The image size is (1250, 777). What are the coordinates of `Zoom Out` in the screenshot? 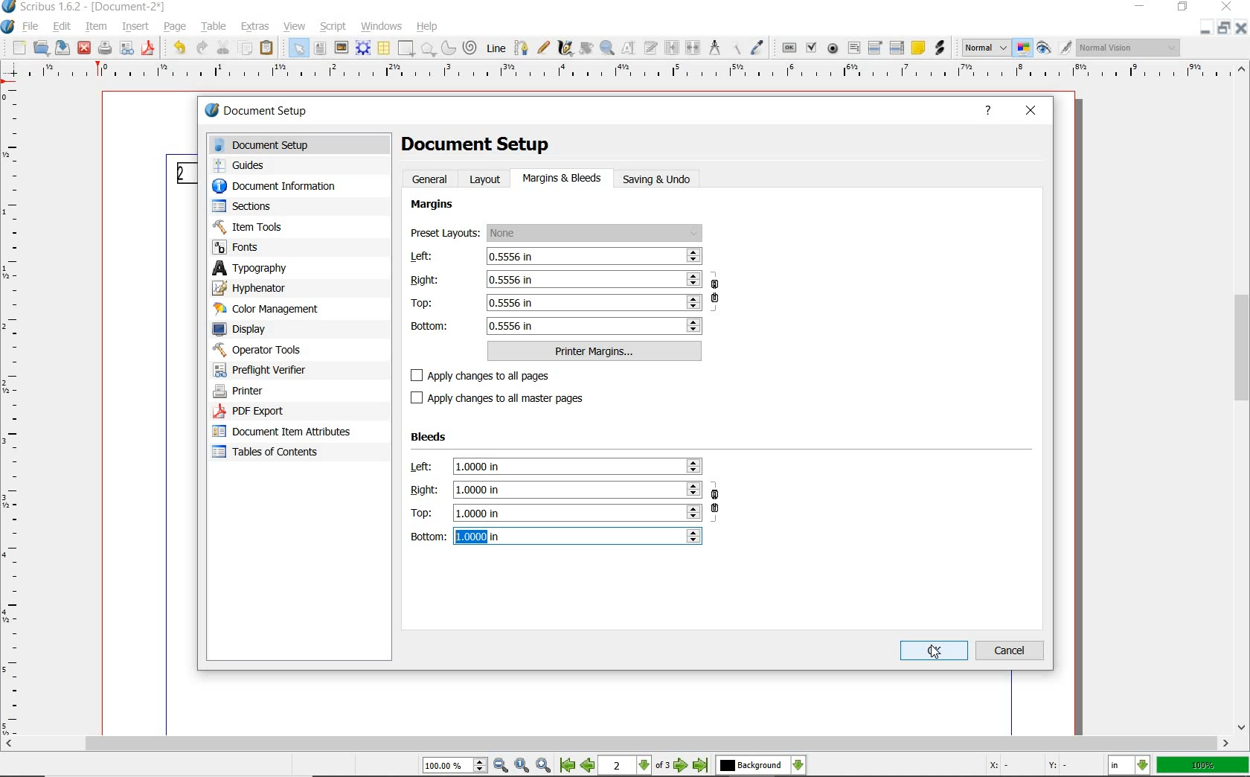 It's located at (501, 767).